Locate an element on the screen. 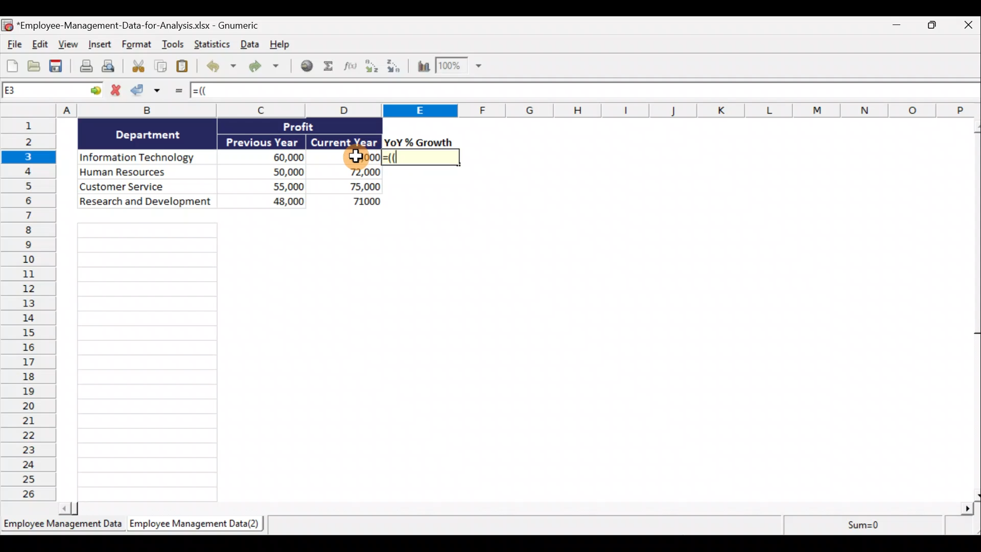 Image resolution: width=981 pixels, height=552 pixels. Enter formula is located at coordinates (177, 93).